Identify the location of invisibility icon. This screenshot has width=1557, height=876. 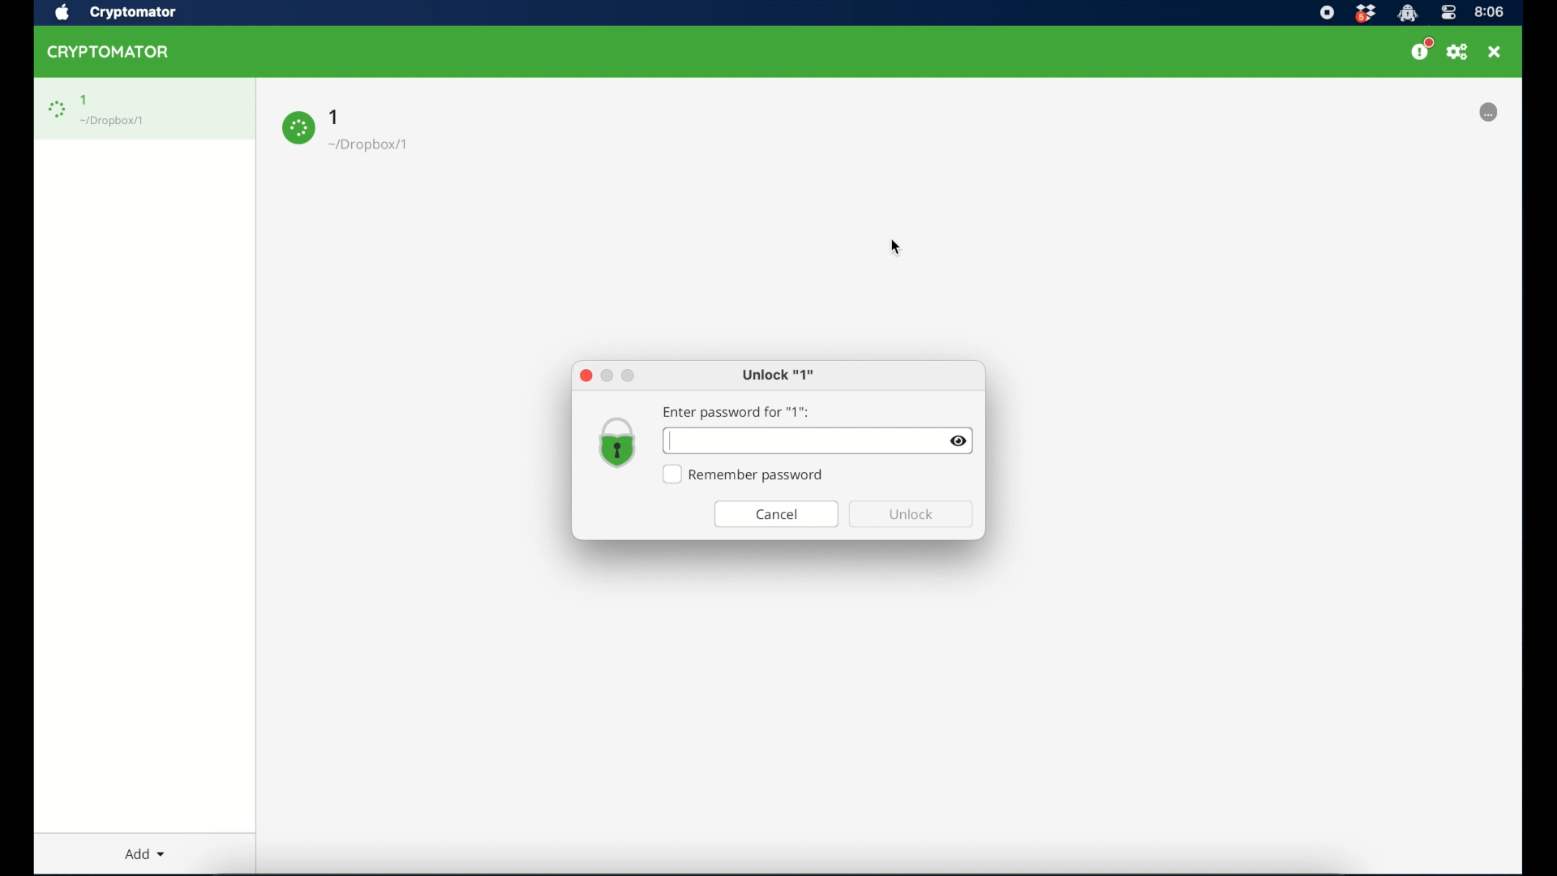
(959, 441).